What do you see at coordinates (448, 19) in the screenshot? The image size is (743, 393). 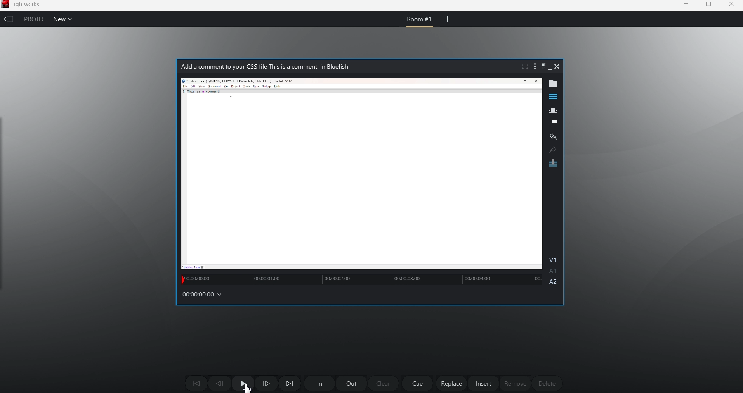 I see `add room` at bounding box center [448, 19].